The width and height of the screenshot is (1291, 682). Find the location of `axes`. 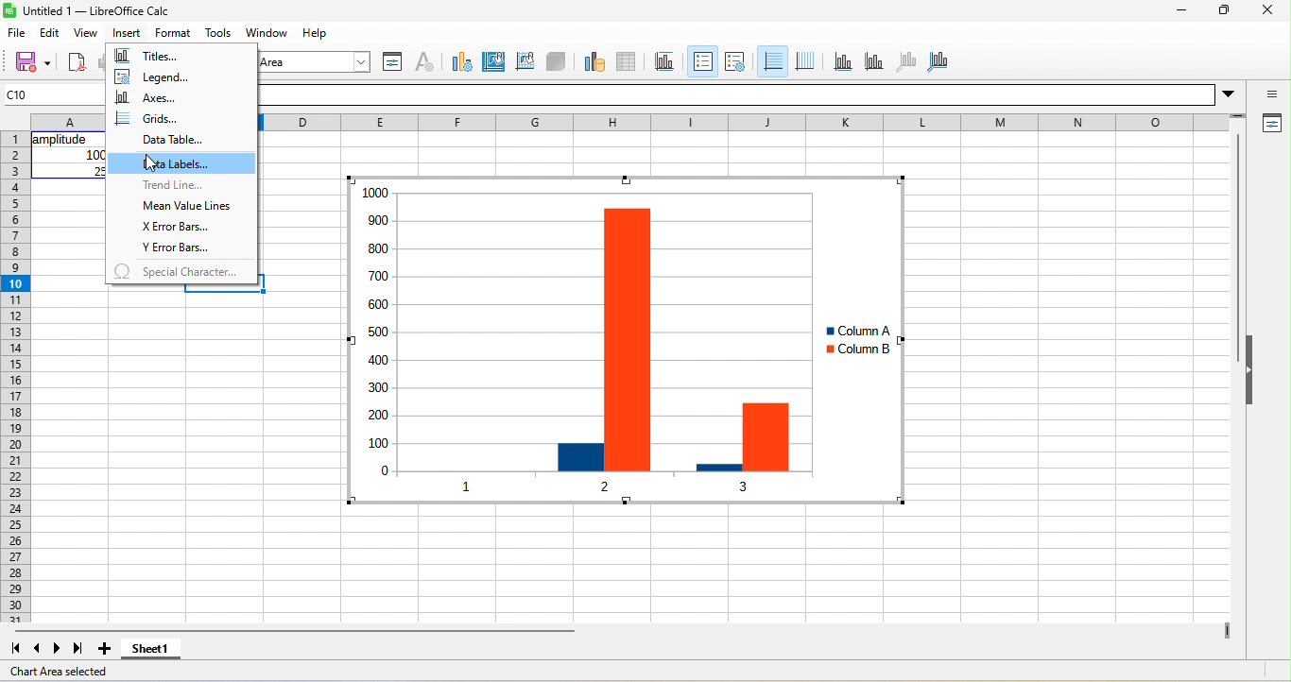

axes is located at coordinates (155, 97).